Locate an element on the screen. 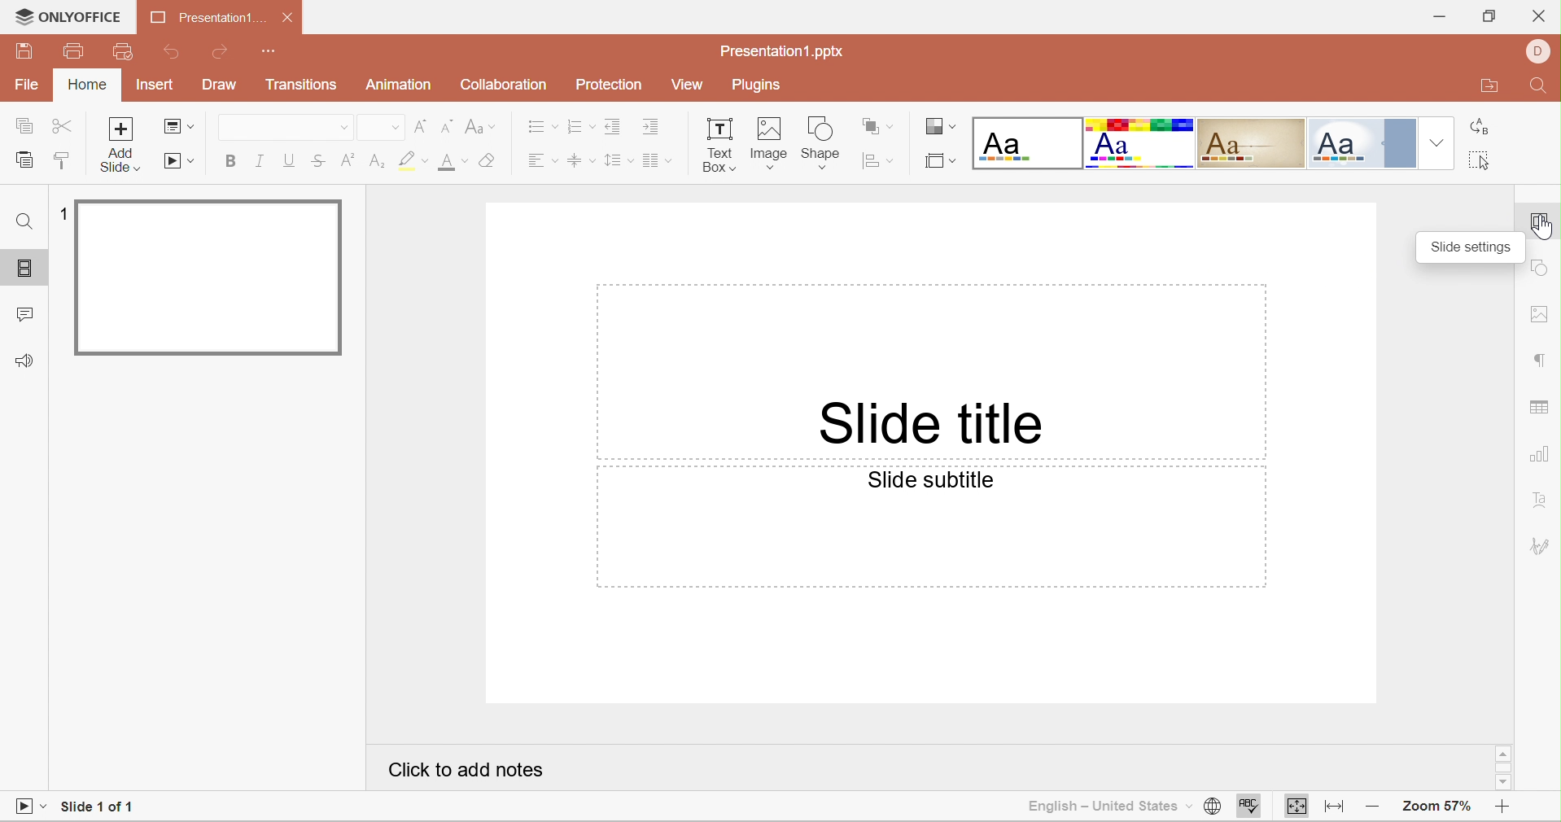 This screenshot has width=1561, height=822. Presentation1.pptx is located at coordinates (782, 50).